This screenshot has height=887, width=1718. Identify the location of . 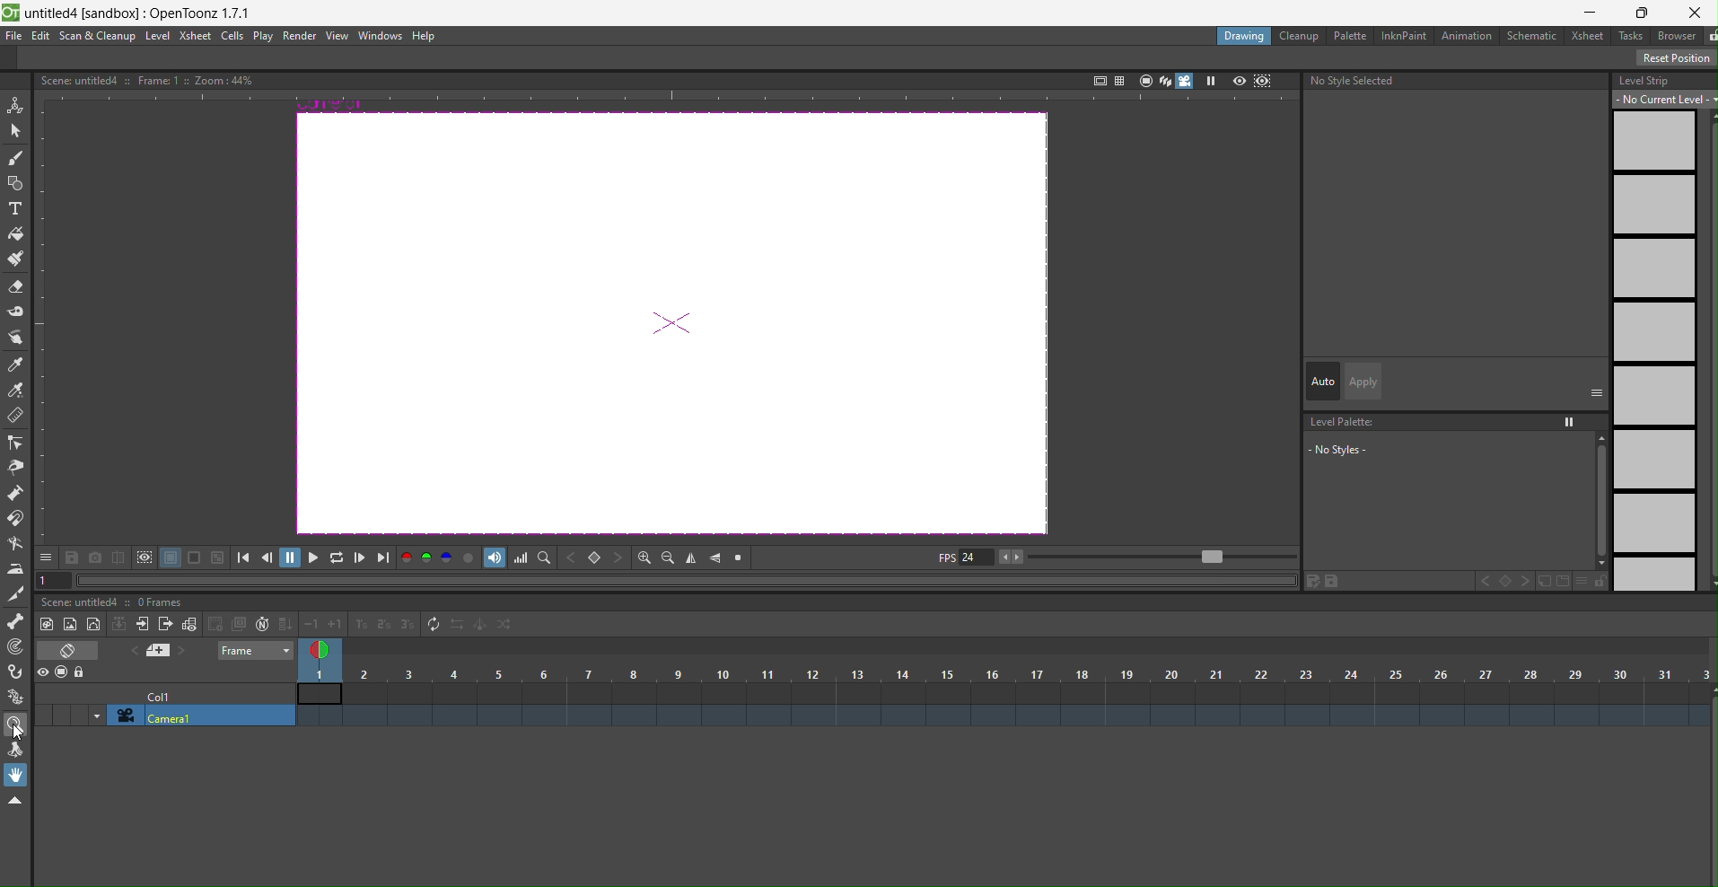
(15, 697).